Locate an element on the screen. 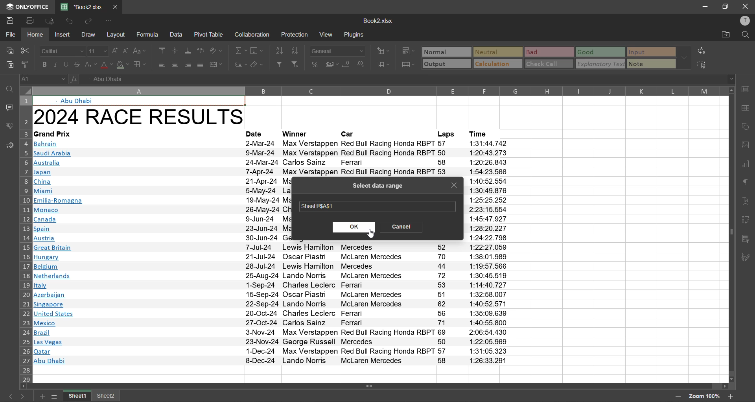  decrement size is located at coordinates (125, 50).